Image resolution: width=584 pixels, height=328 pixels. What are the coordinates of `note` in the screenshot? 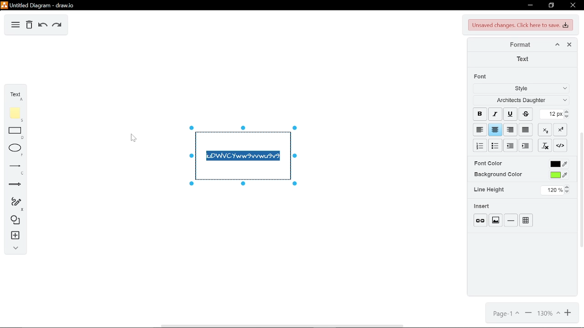 It's located at (13, 113).